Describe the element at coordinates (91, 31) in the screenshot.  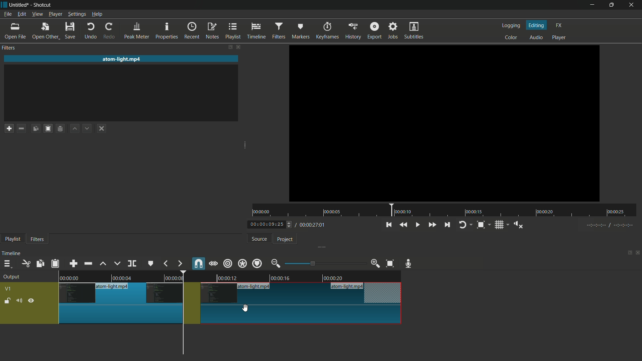
I see `undo` at that location.